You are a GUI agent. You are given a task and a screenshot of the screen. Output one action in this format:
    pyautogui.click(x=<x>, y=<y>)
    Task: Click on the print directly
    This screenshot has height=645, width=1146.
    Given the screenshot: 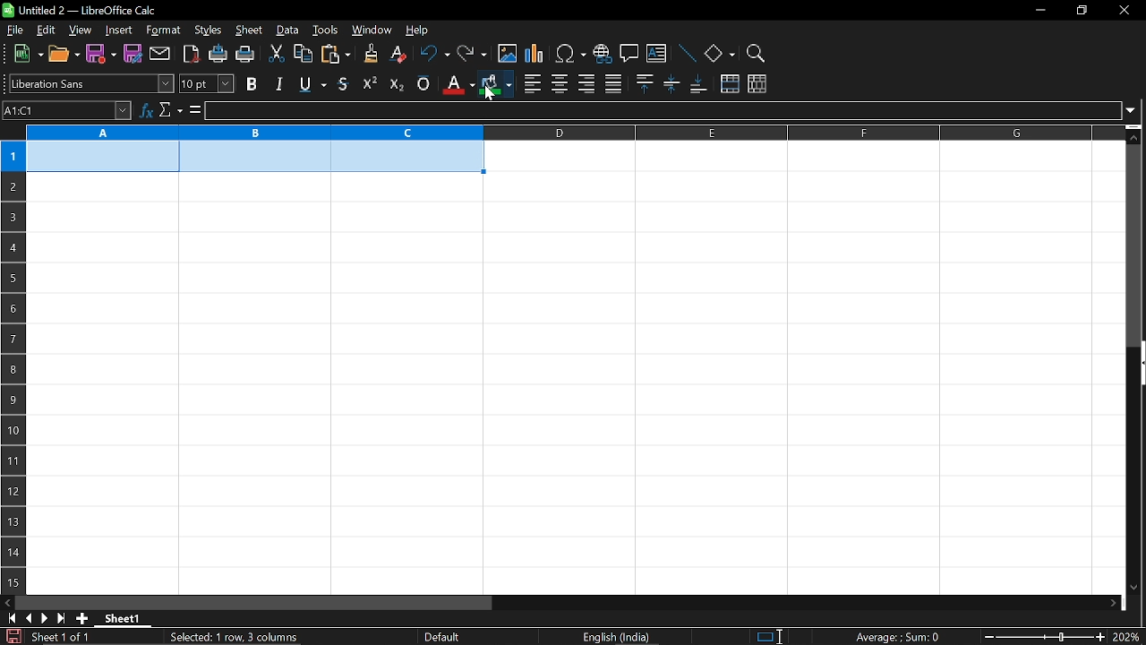 What is the action you would take?
    pyautogui.click(x=217, y=55)
    